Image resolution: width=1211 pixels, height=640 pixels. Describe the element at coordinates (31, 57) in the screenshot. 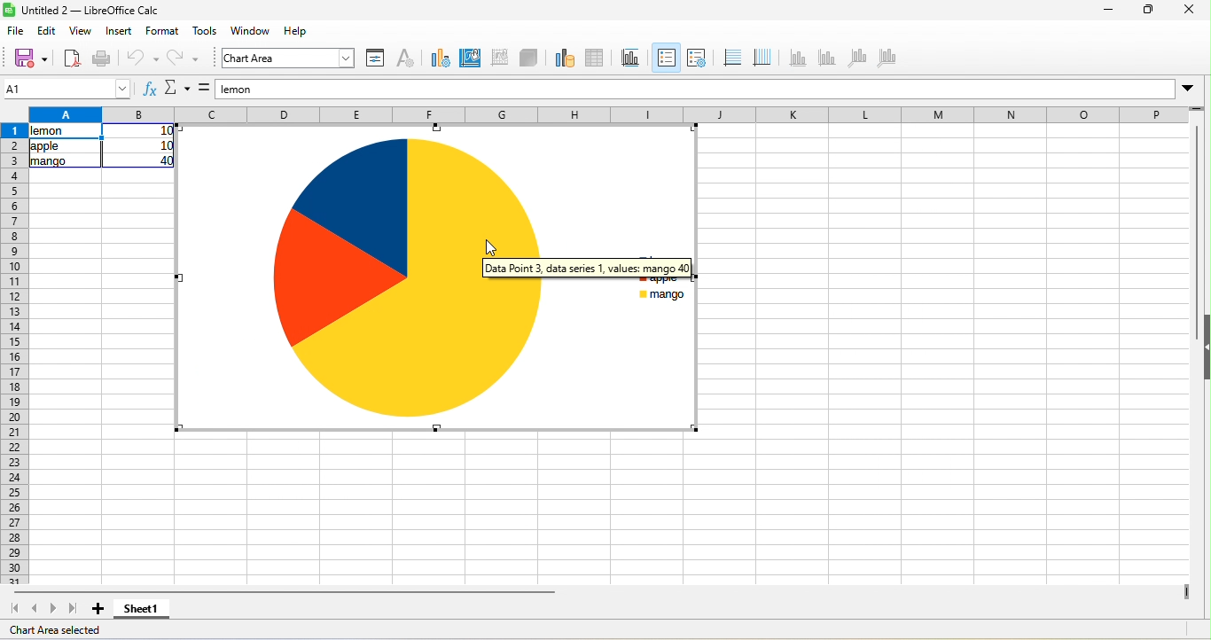

I see `save` at that location.